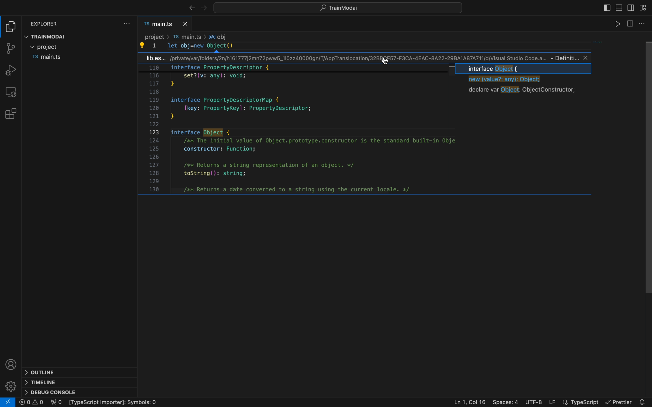 This screenshot has width=652, height=407. Describe the element at coordinates (342, 7) in the screenshot. I see `quick open` at that location.